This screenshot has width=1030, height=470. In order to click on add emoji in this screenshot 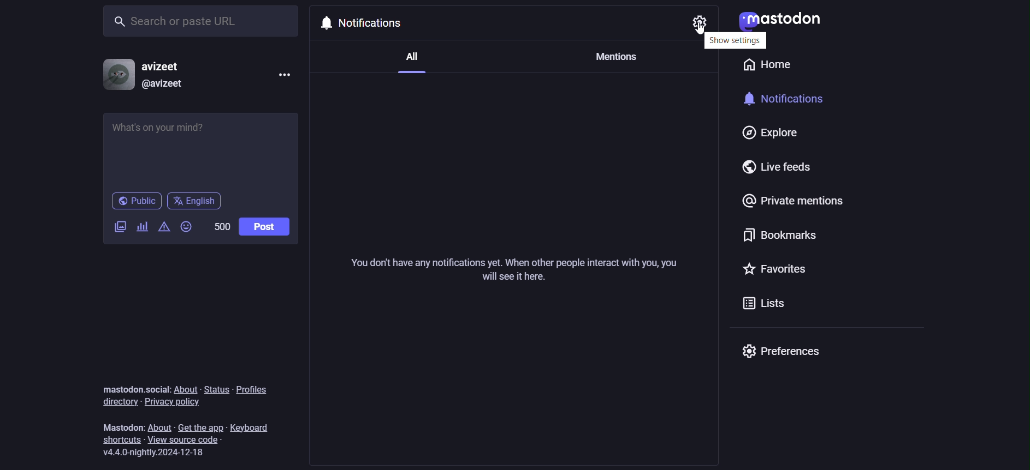, I will do `click(187, 226)`.